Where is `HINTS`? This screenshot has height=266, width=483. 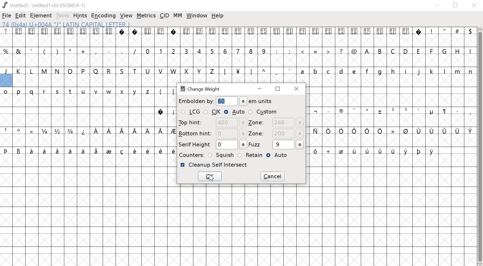 HINTS is located at coordinates (81, 16).